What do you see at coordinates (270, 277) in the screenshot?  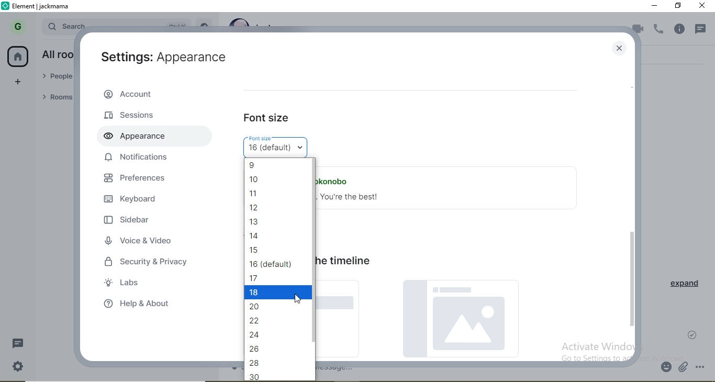 I see `17` at bounding box center [270, 277].